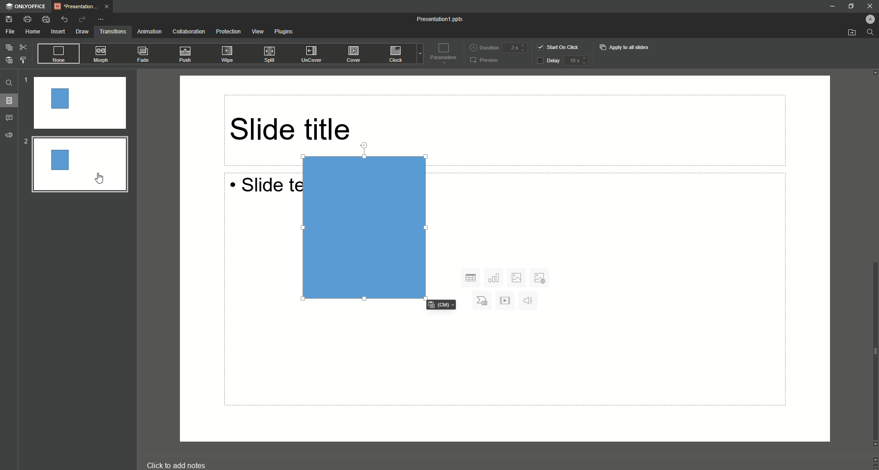 The width and height of the screenshot is (879, 470). I want to click on Audio sound, so click(530, 302).